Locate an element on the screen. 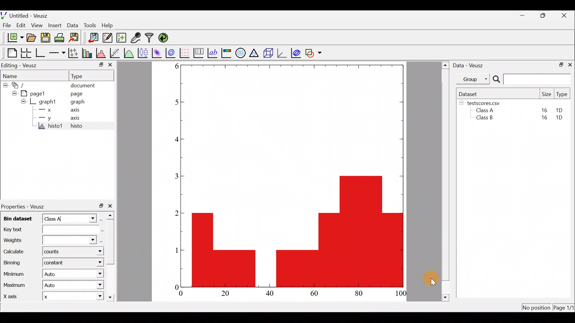  X axis is located at coordinates (13, 297).